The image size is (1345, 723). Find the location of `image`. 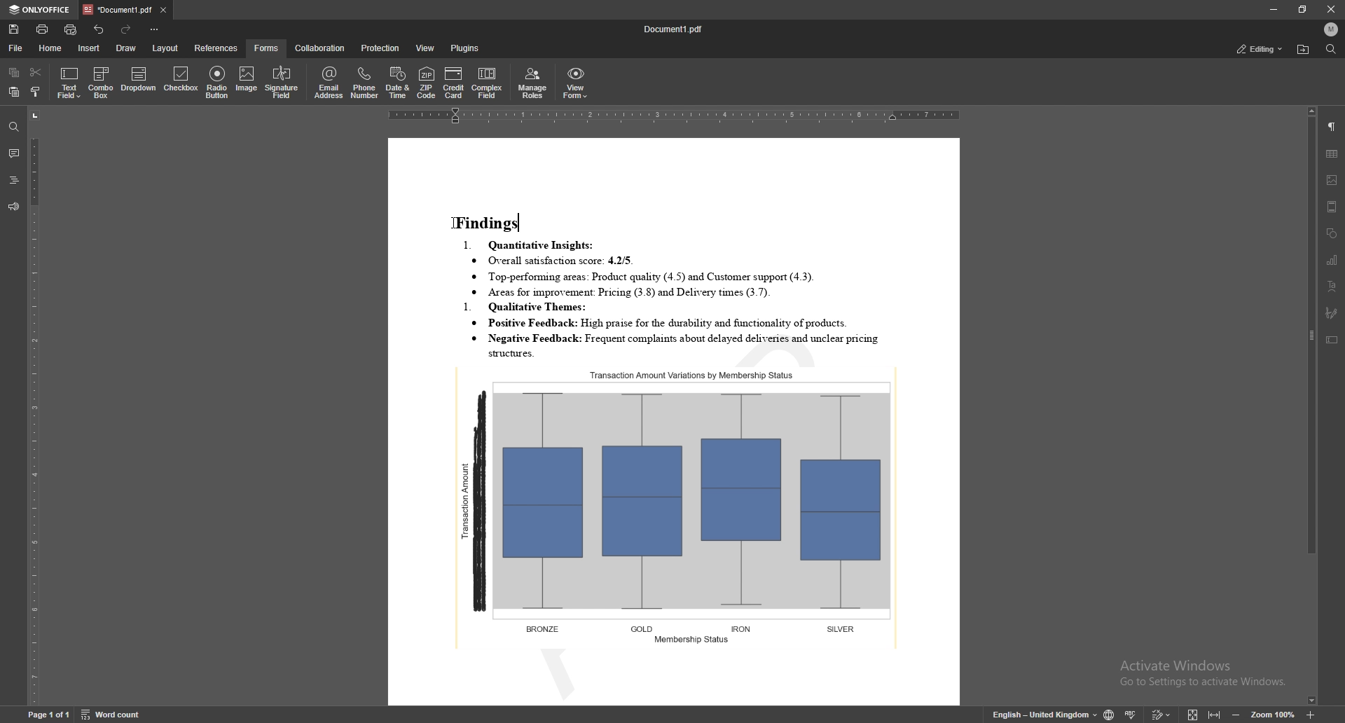

image is located at coordinates (248, 81).